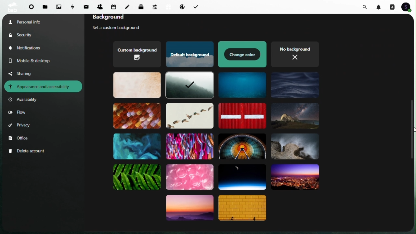 The image size is (416, 234). Describe the element at coordinates (43, 86) in the screenshot. I see `Appearance and visibility` at that location.